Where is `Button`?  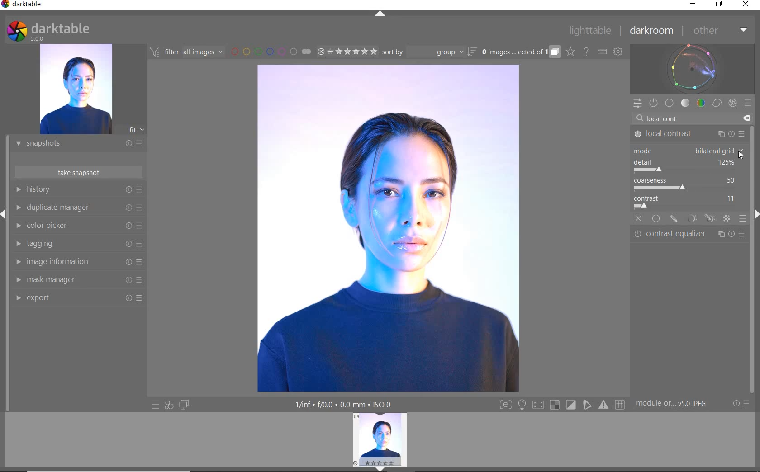 Button is located at coordinates (604, 405).